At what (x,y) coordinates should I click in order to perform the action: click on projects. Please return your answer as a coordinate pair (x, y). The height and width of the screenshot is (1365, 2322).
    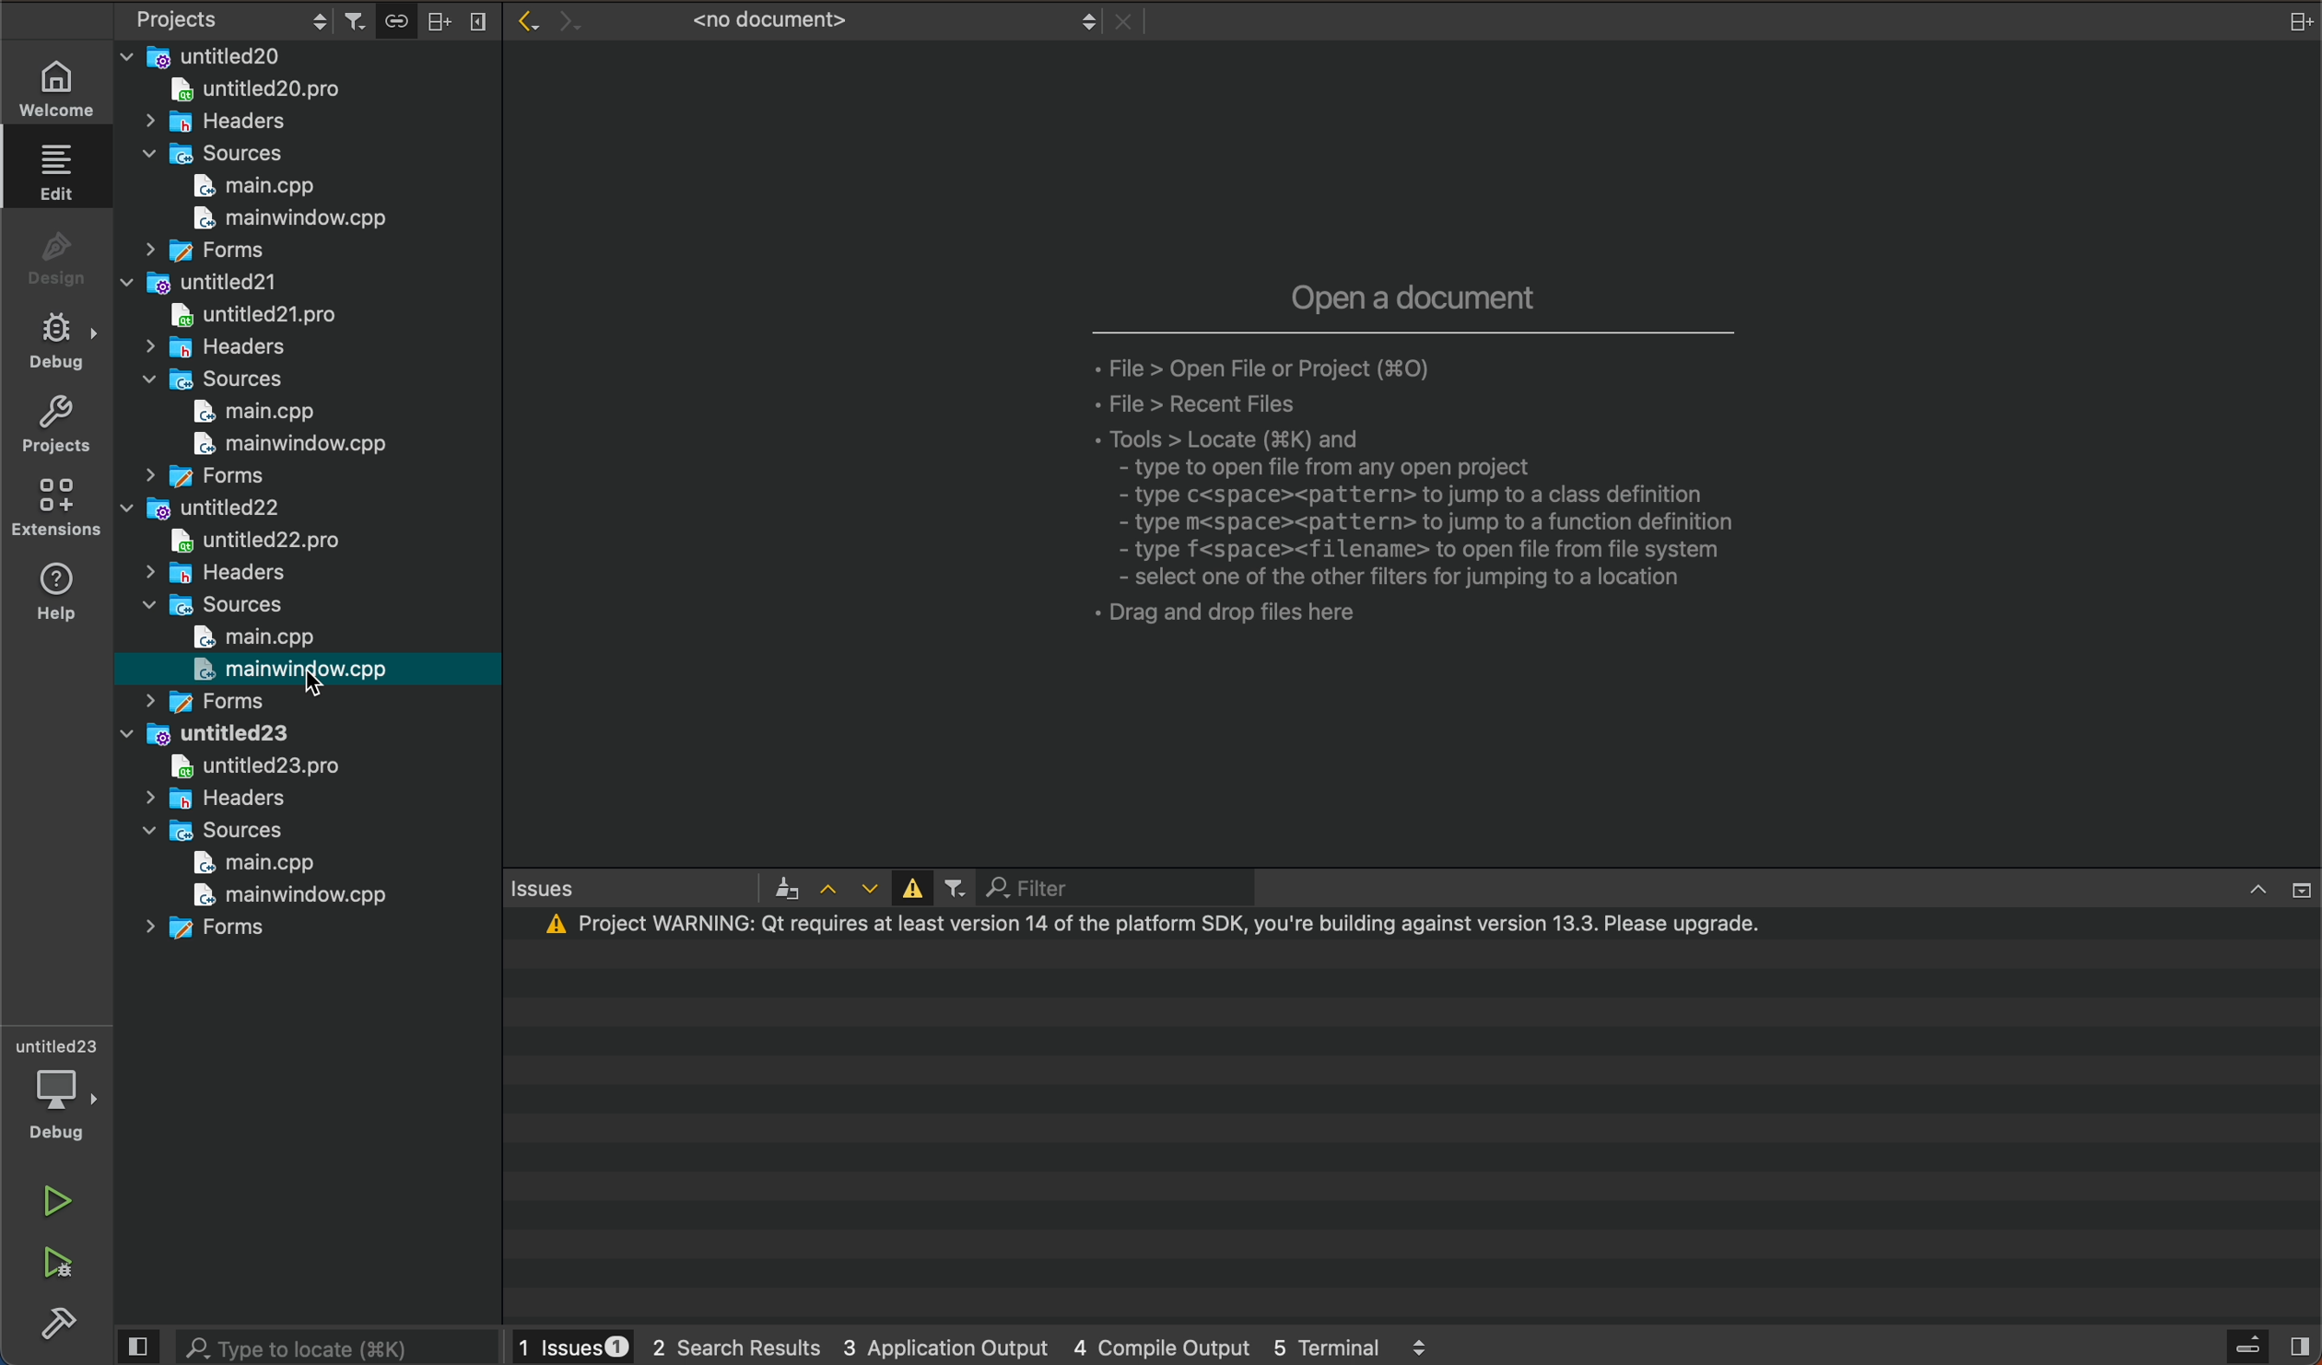
    Looking at the image, I should click on (55, 428).